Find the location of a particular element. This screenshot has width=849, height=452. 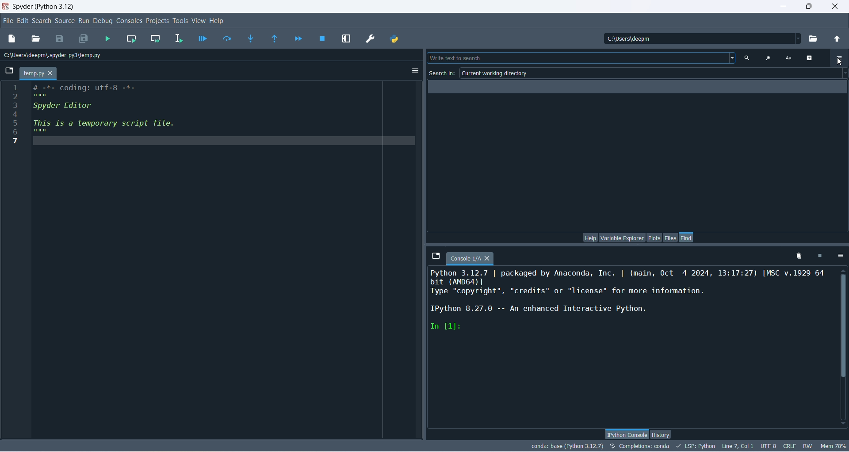

text search is located at coordinates (744, 57).